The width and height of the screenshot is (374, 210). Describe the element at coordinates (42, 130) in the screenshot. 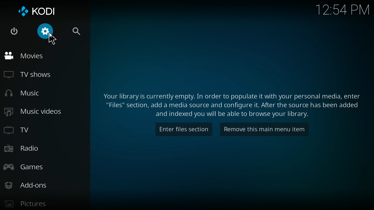

I see `tv` at that location.